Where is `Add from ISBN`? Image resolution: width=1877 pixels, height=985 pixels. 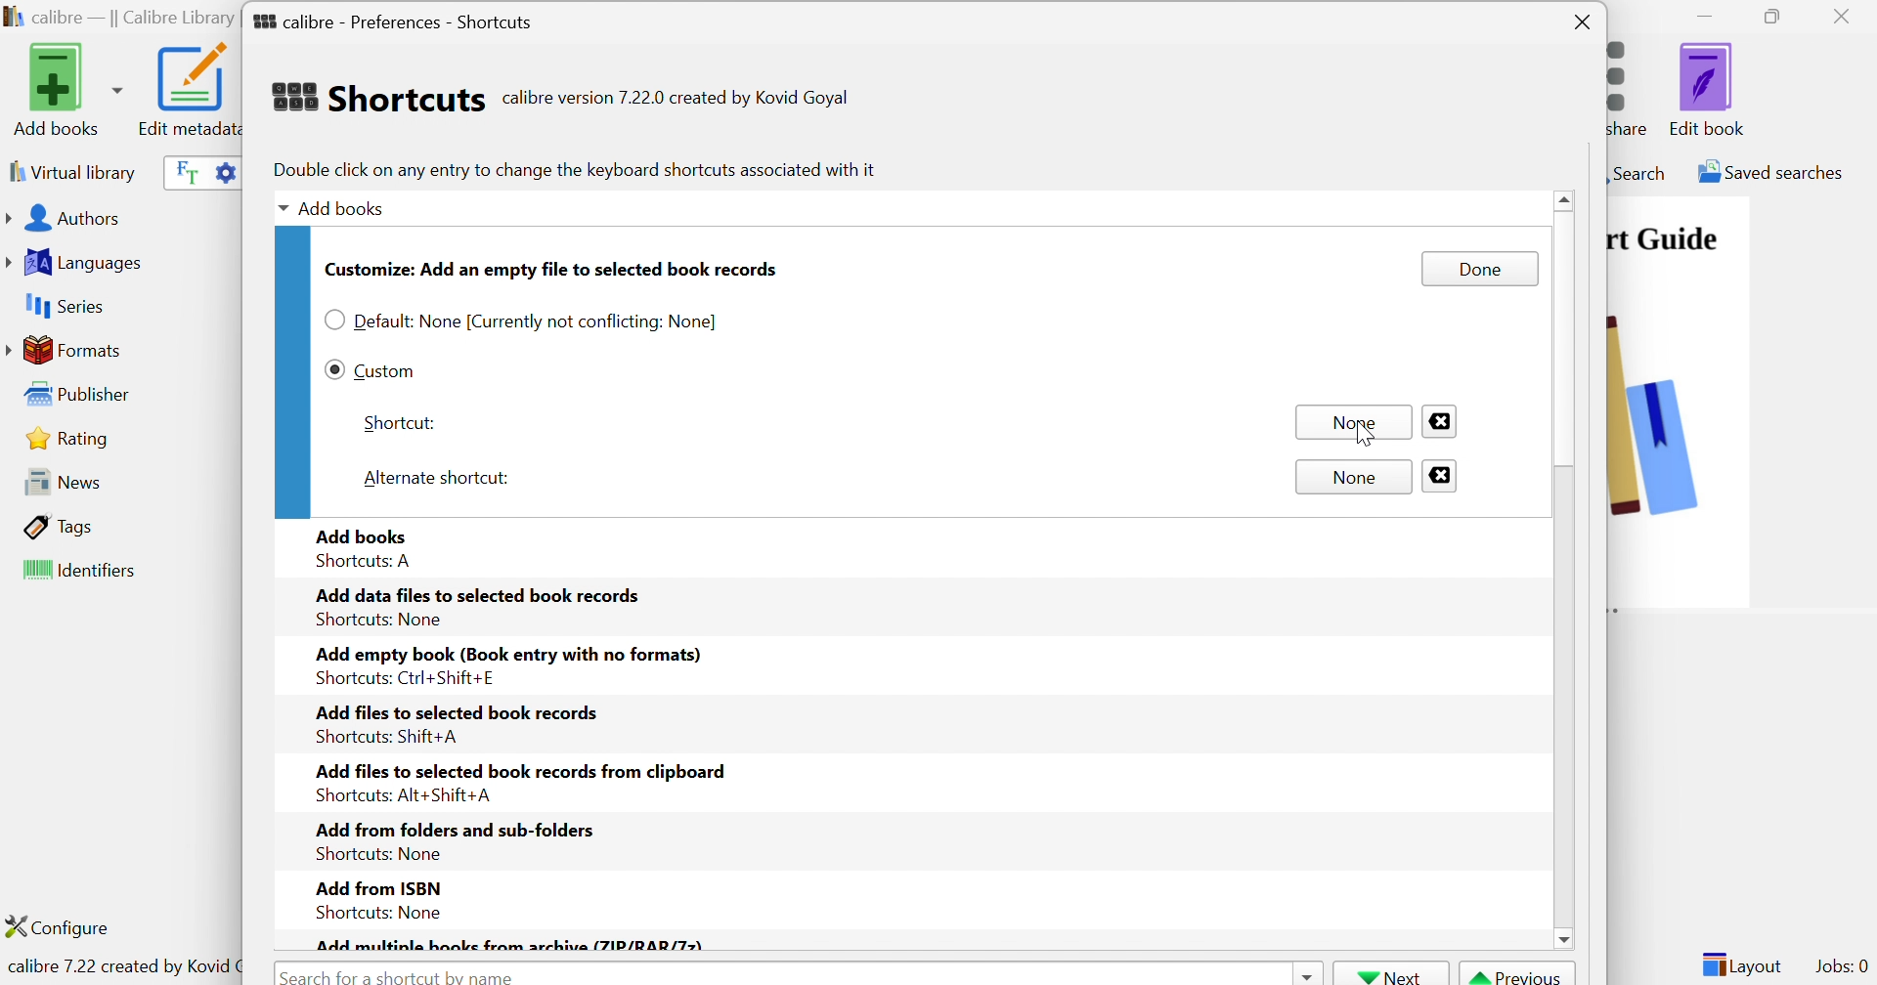 Add from ISBN is located at coordinates (376, 885).